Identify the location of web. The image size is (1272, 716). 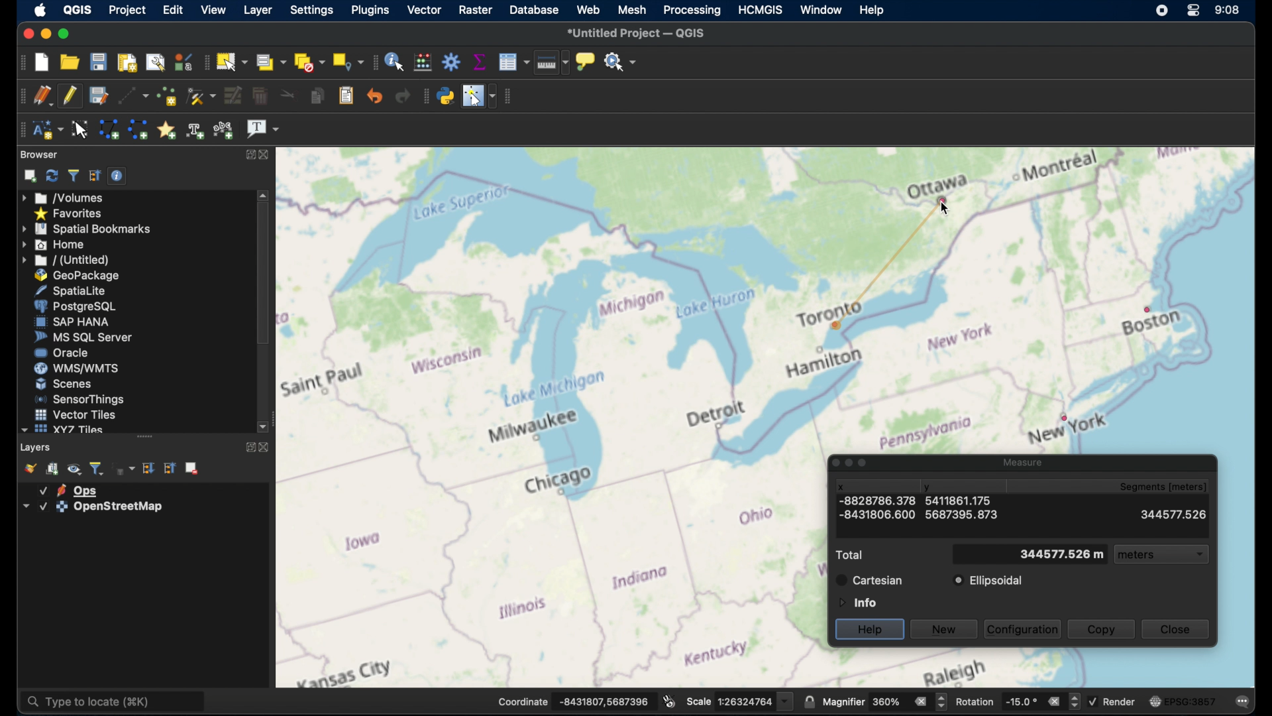
(588, 11).